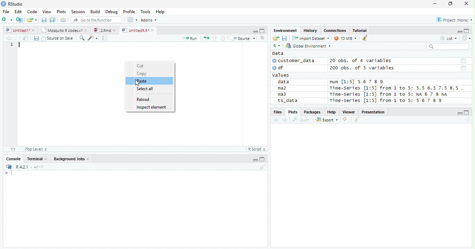 The height and width of the screenshot is (249, 475). What do you see at coordinates (255, 31) in the screenshot?
I see `Minimize` at bounding box center [255, 31].